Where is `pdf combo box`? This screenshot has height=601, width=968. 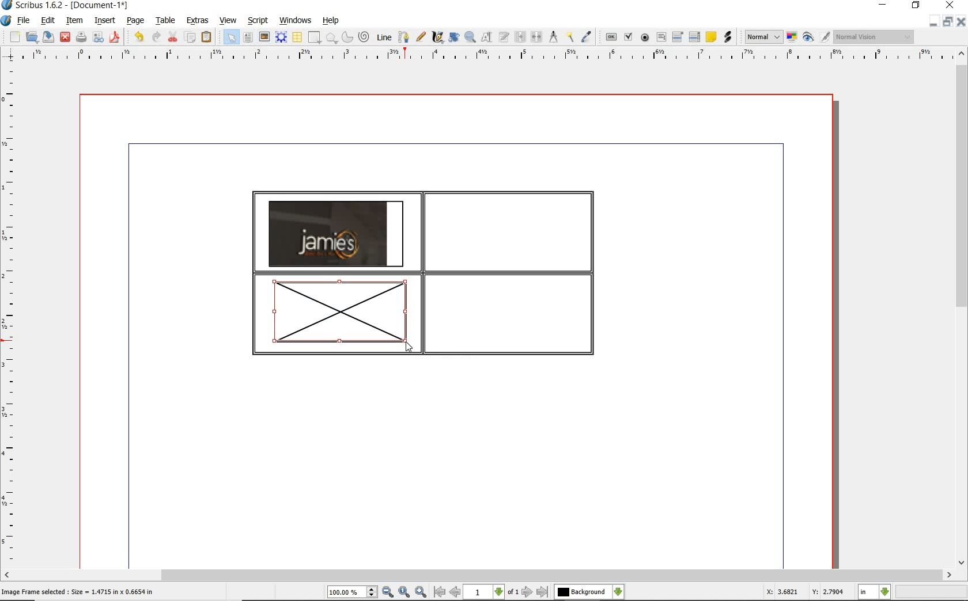 pdf combo box is located at coordinates (679, 37).